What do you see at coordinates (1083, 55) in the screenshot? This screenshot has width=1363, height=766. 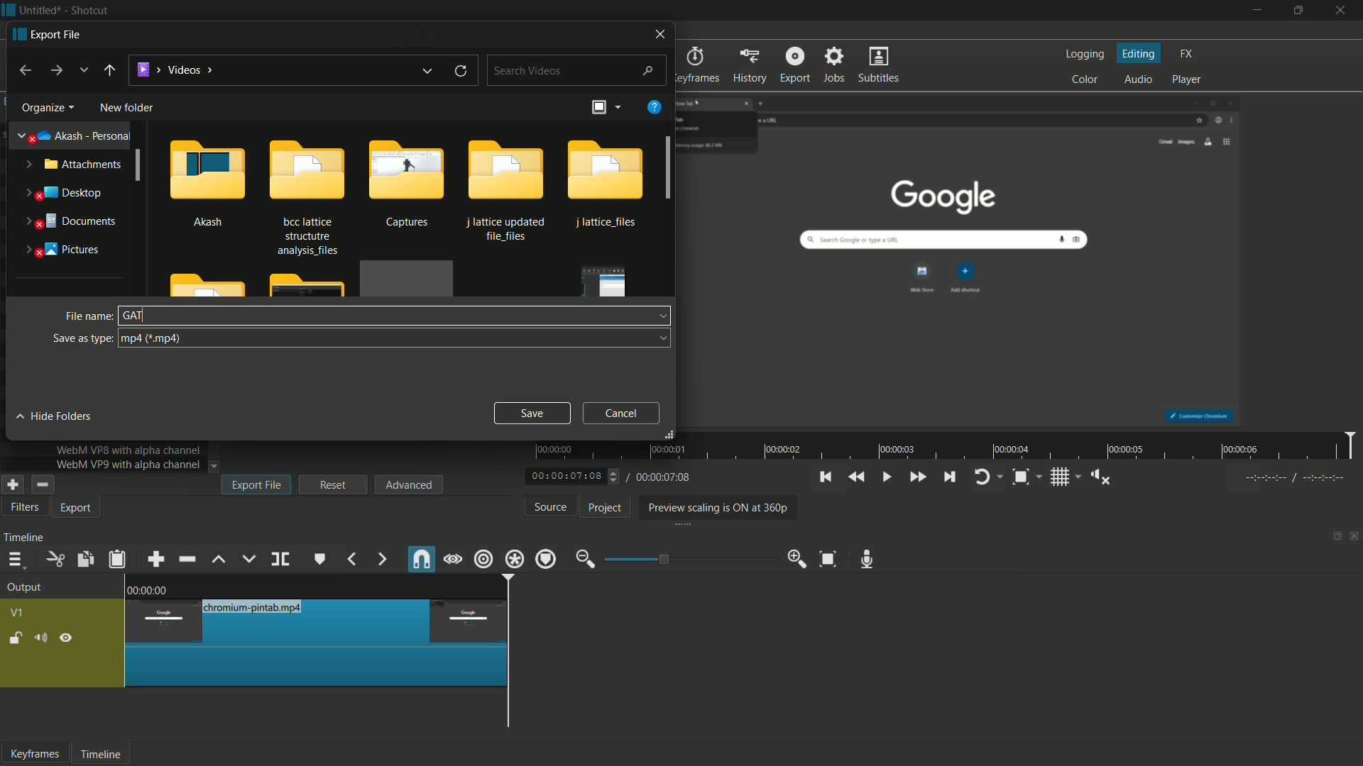 I see `logging` at bounding box center [1083, 55].